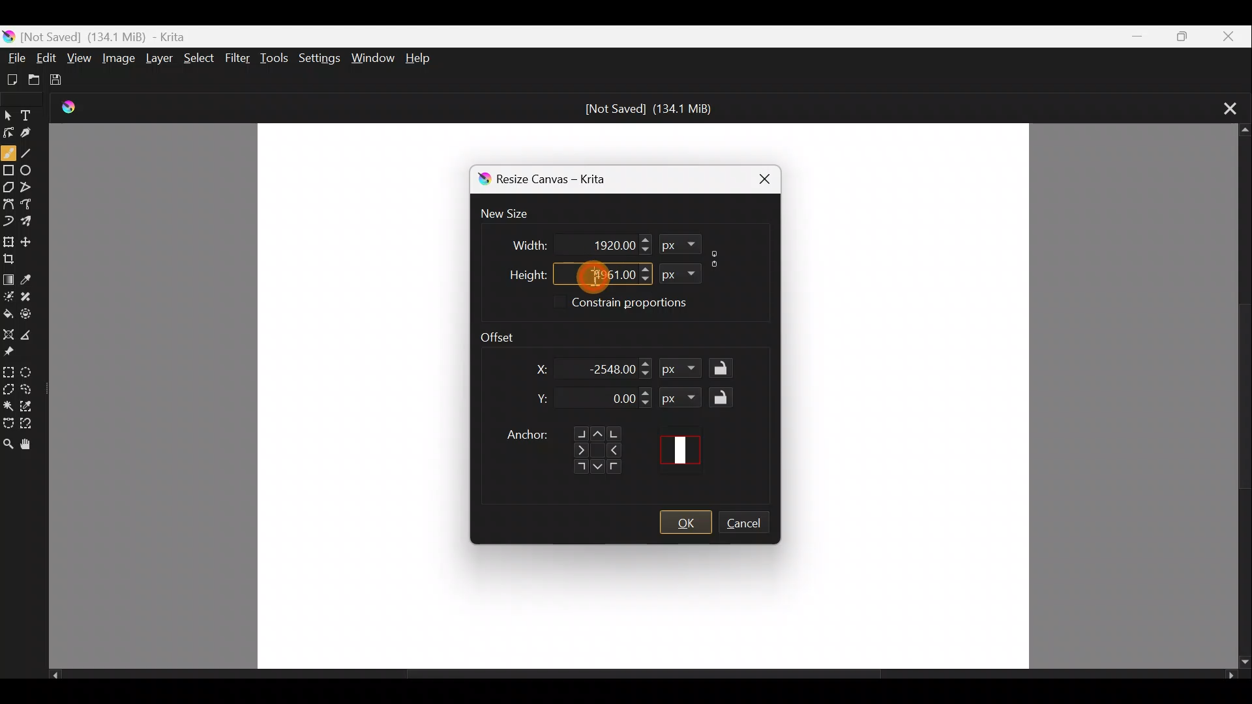 The width and height of the screenshot is (1252, 704). Describe the element at coordinates (31, 374) in the screenshot. I see `Elliptical selection tool` at that location.